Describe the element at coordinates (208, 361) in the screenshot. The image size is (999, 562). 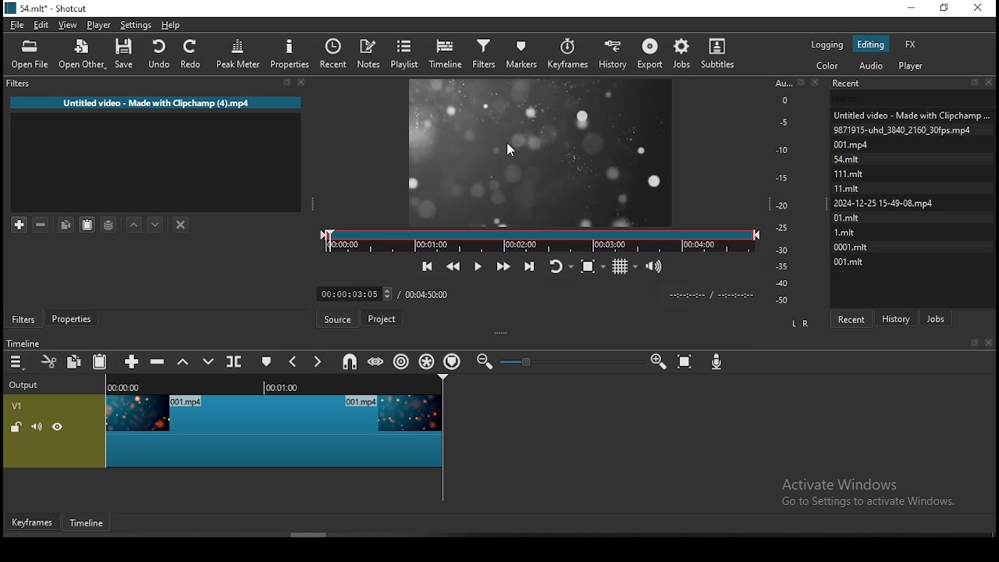
I see `overwrite` at that location.